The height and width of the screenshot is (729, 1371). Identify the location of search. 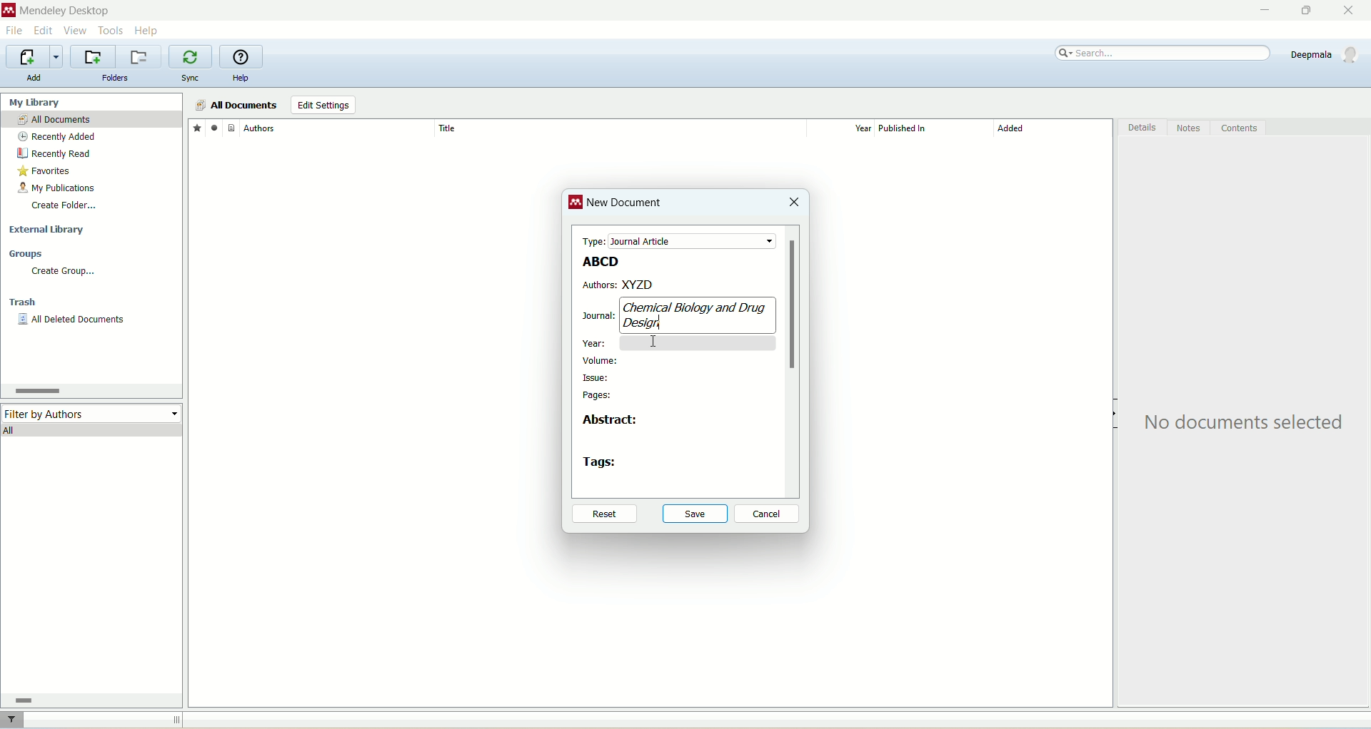
(1164, 53).